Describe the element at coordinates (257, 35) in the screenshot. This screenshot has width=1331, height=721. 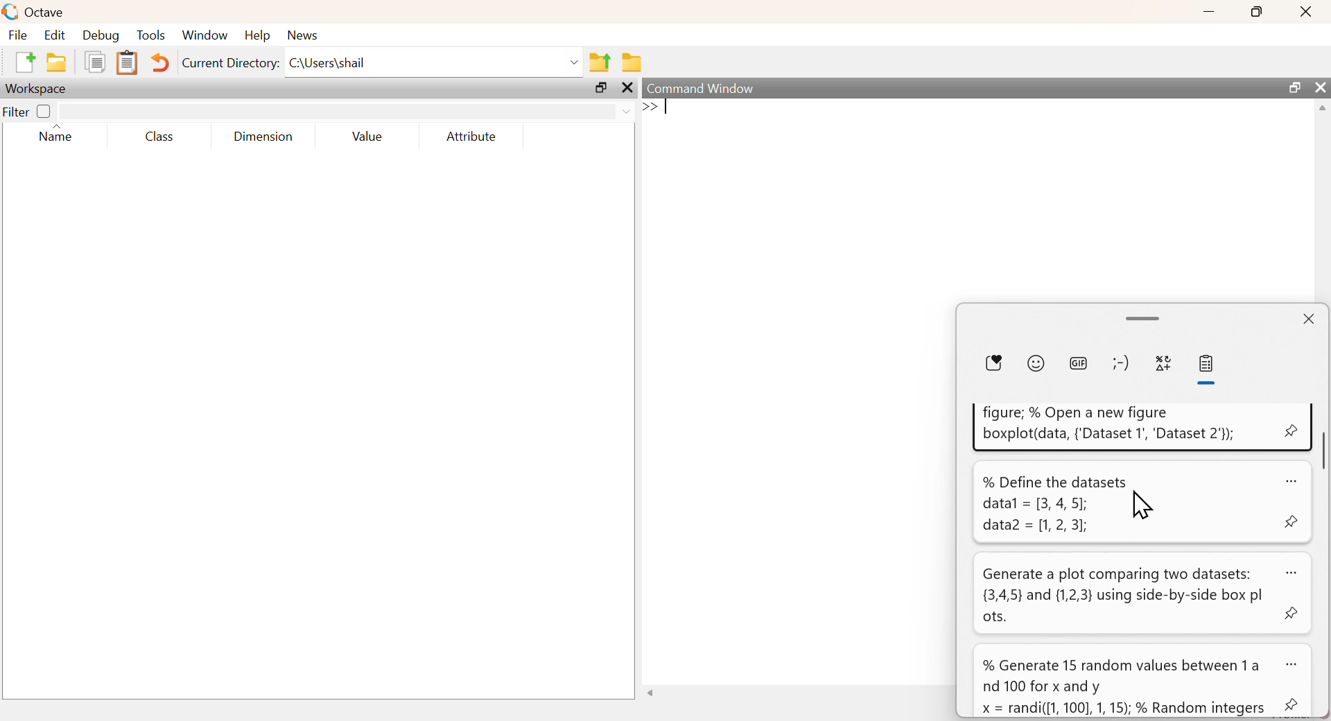
I see `Help` at that location.